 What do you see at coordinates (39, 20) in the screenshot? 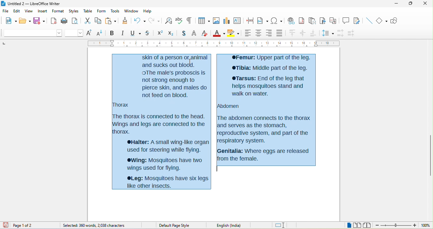
I see `save` at bounding box center [39, 20].